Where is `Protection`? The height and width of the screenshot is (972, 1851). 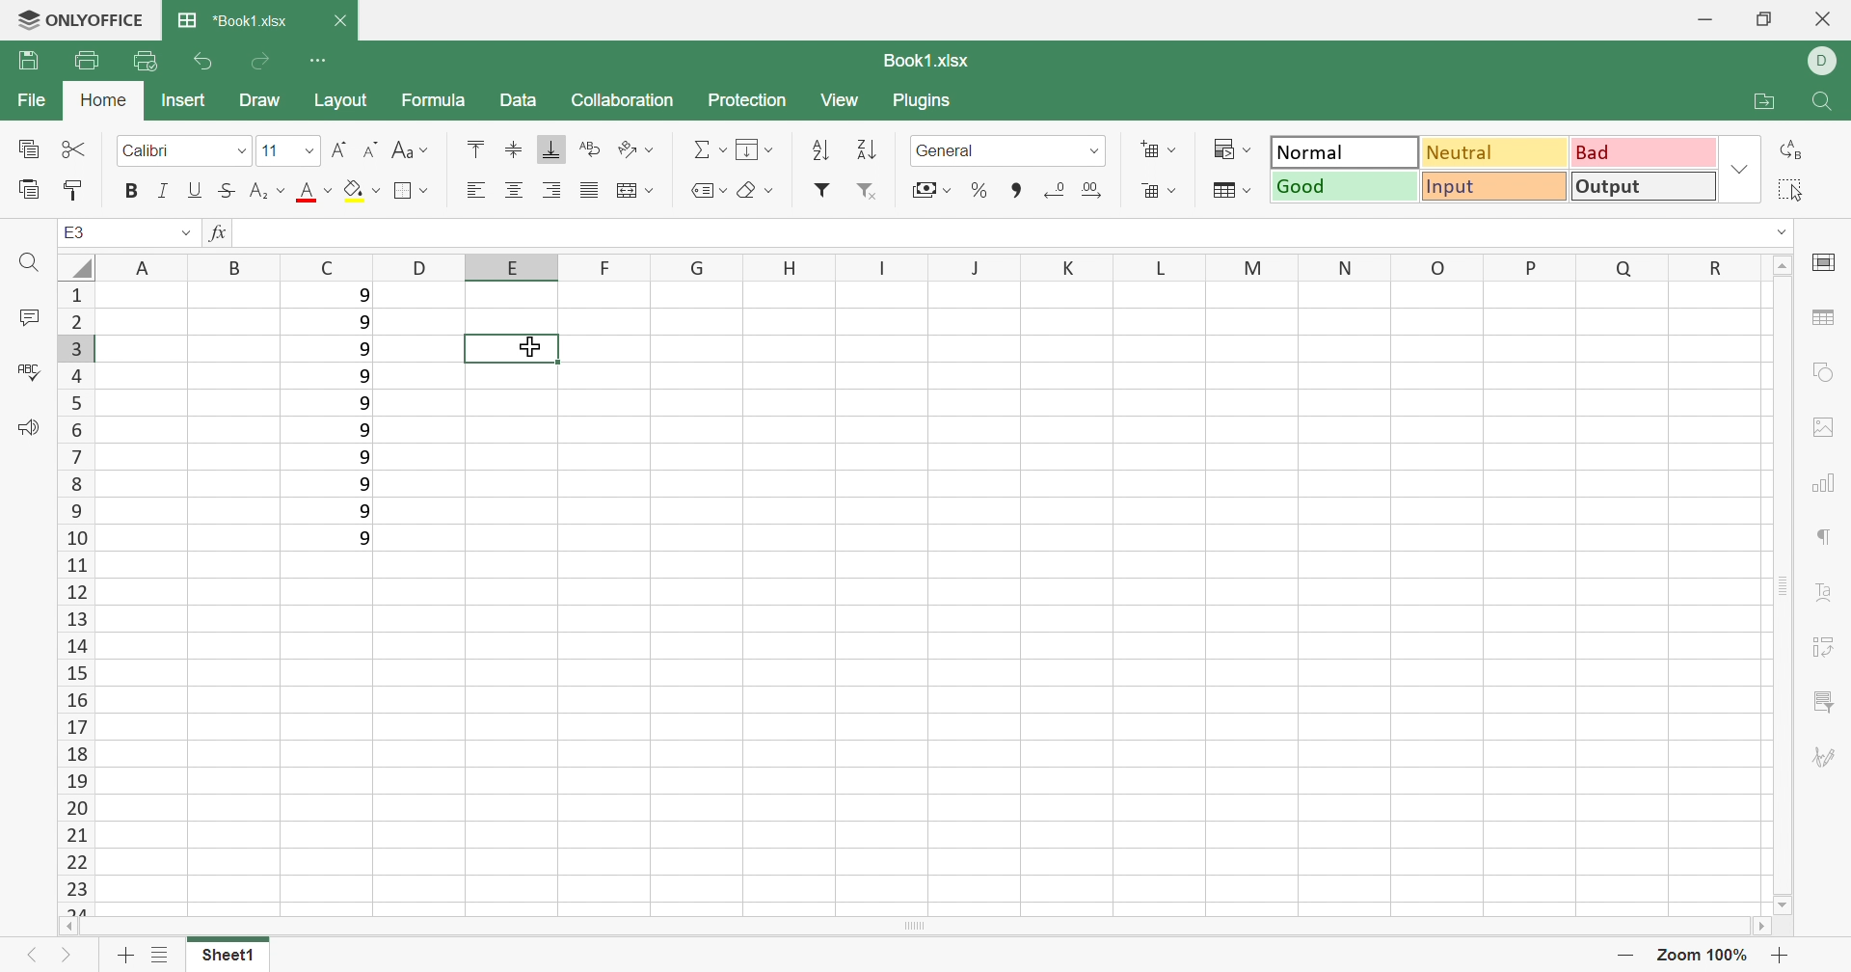 Protection is located at coordinates (755, 105).